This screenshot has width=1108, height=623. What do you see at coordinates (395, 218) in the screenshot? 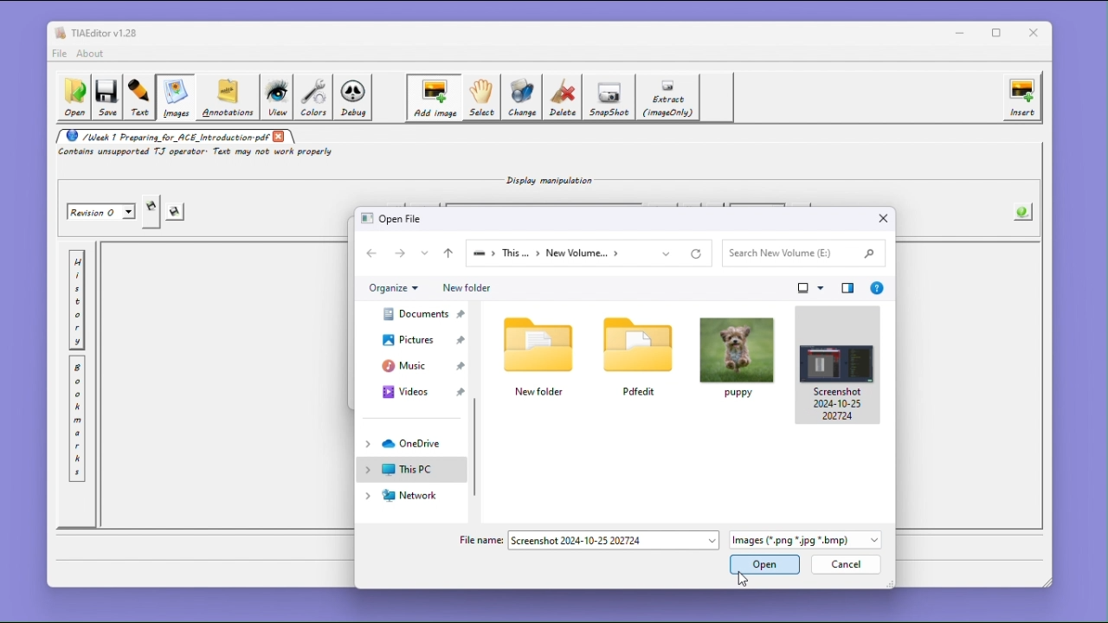
I see `Open File` at bounding box center [395, 218].